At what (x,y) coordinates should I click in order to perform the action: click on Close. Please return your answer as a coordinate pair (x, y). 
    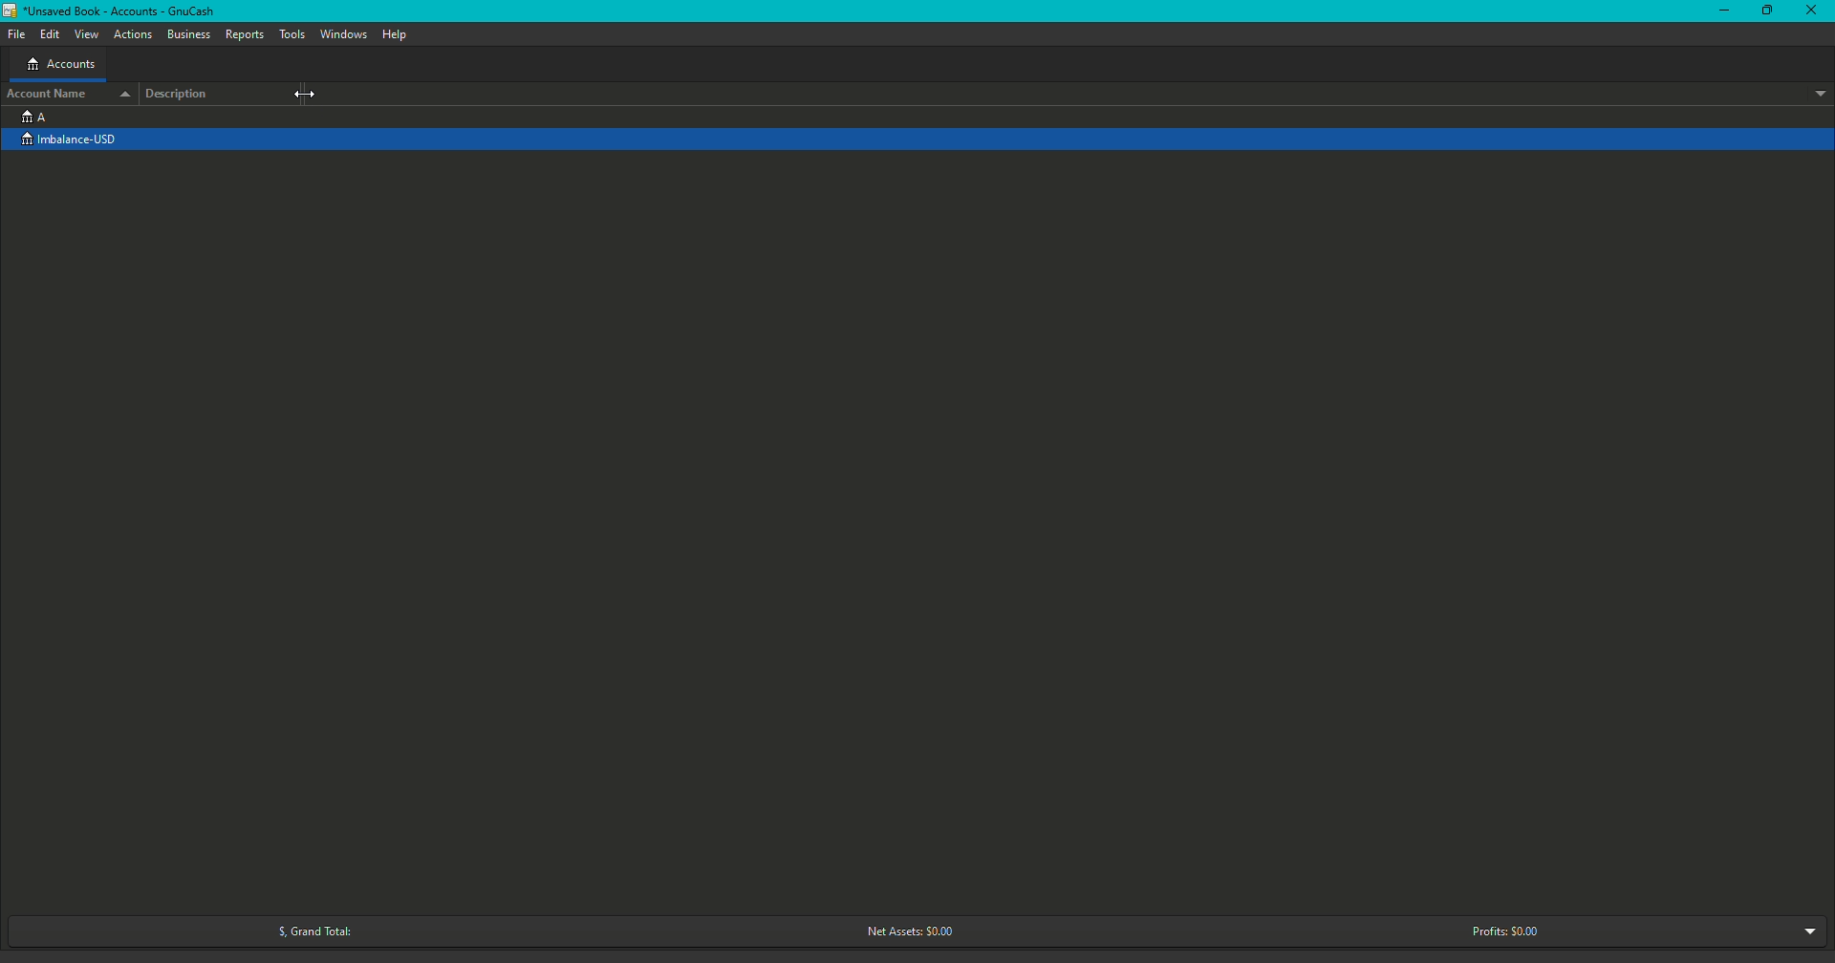
    Looking at the image, I should click on (1814, 12).